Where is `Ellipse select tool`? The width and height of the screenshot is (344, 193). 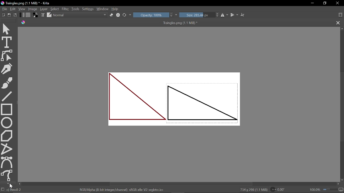
Ellipse select tool is located at coordinates (7, 123).